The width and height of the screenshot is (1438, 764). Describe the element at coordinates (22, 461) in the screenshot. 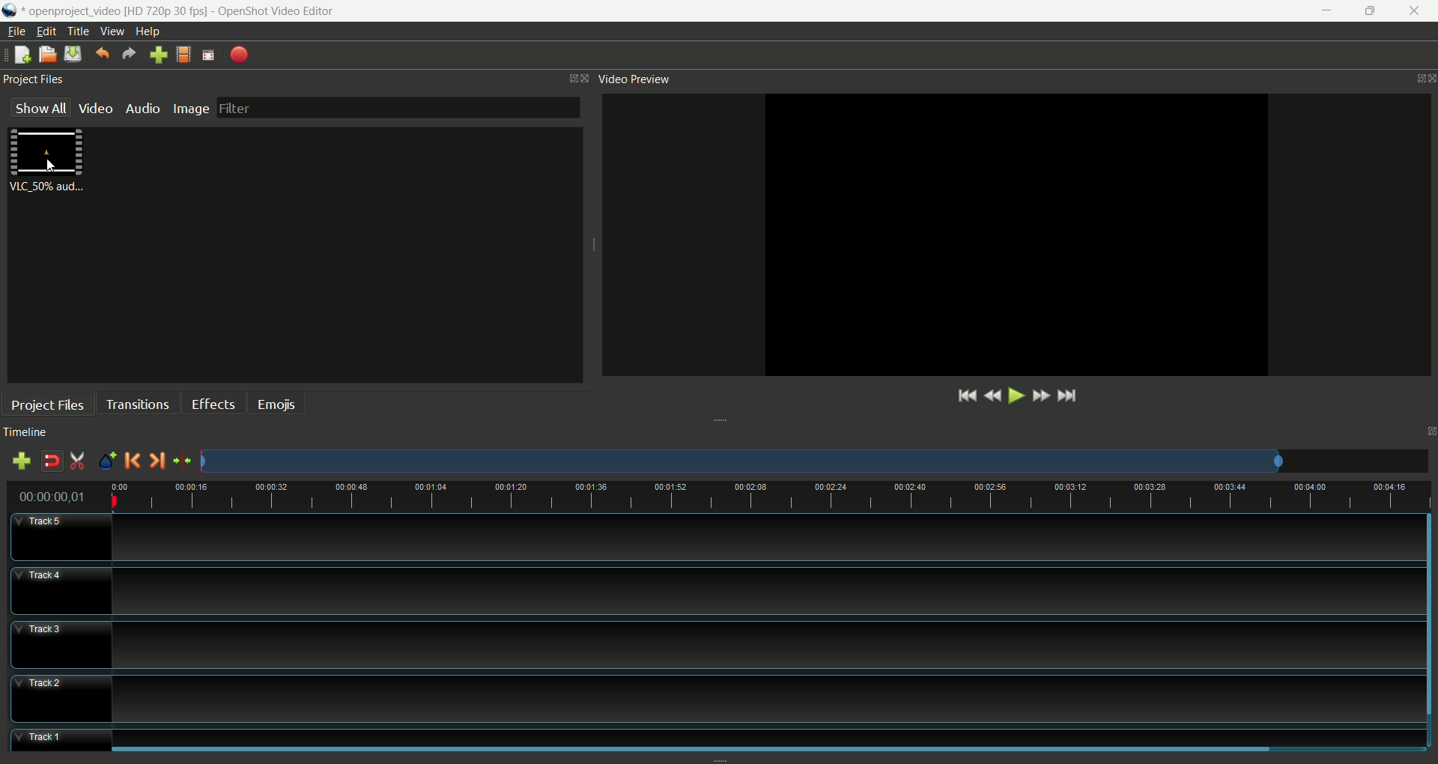

I see `add track` at that location.